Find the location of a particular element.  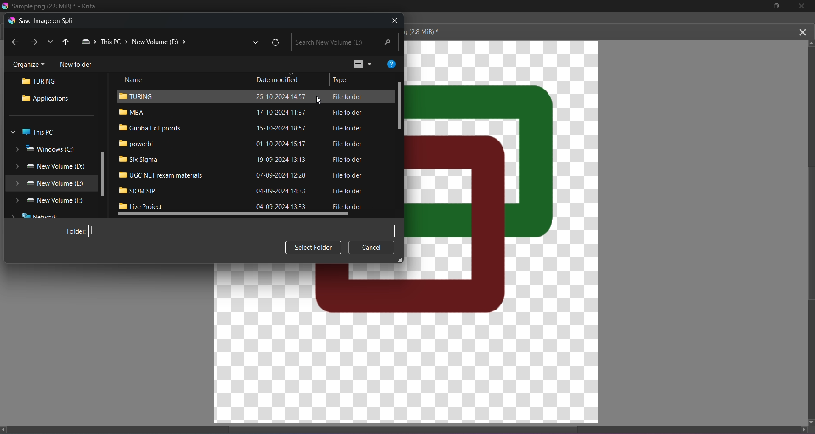

Scrollbar is located at coordinates (397, 107).